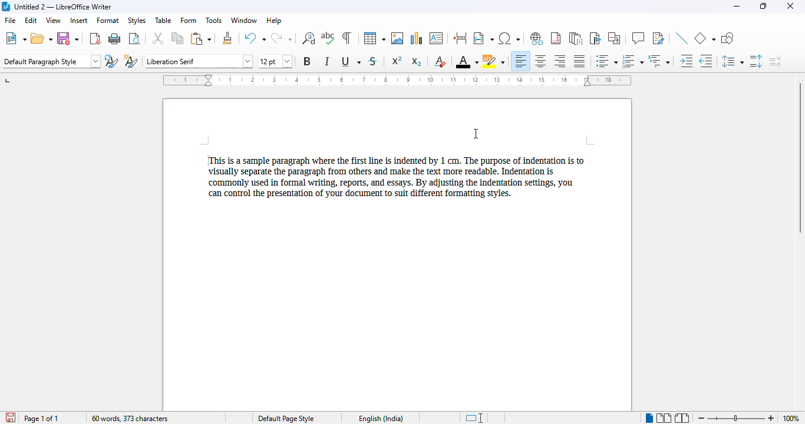  I want to click on table, so click(374, 38).